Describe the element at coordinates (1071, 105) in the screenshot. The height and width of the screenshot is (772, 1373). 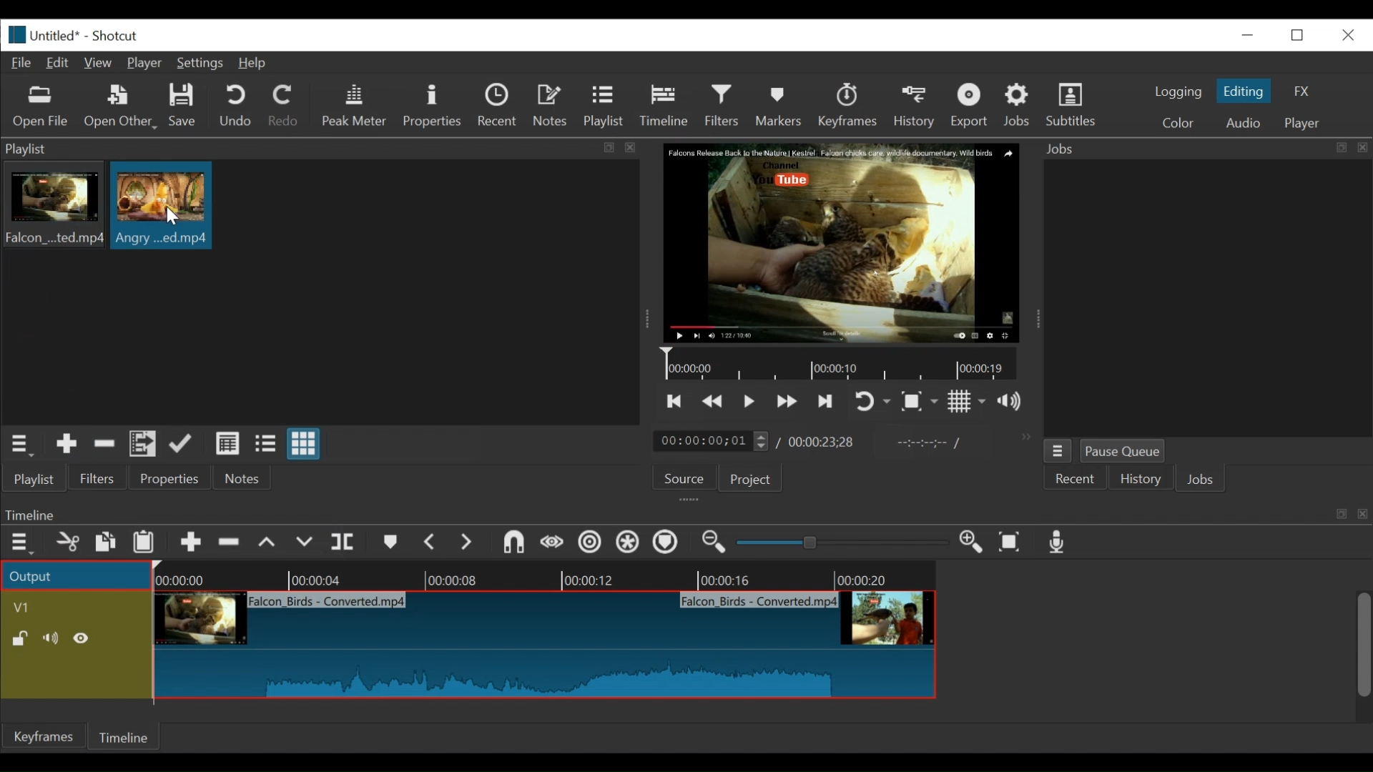
I see `Subtitles` at that location.